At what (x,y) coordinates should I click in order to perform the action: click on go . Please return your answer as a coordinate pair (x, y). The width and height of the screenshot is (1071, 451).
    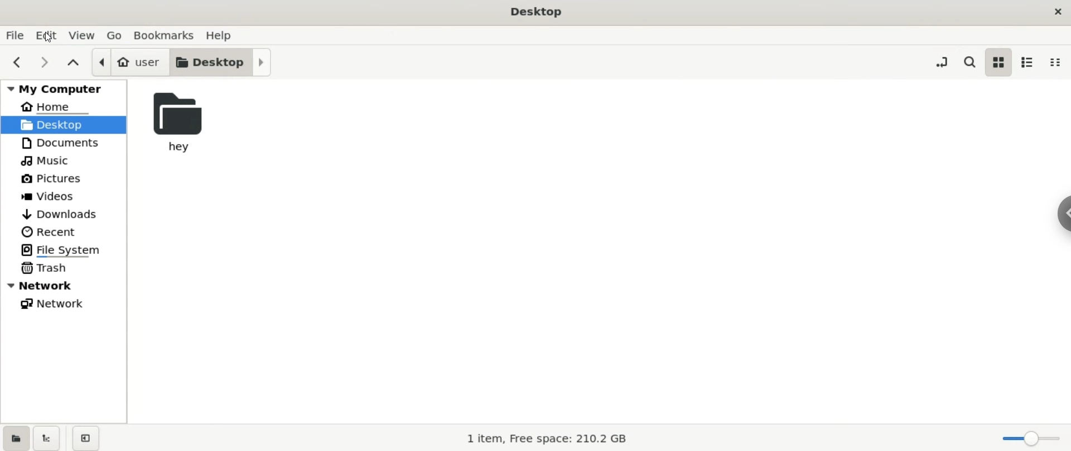
    Looking at the image, I should click on (115, 36).